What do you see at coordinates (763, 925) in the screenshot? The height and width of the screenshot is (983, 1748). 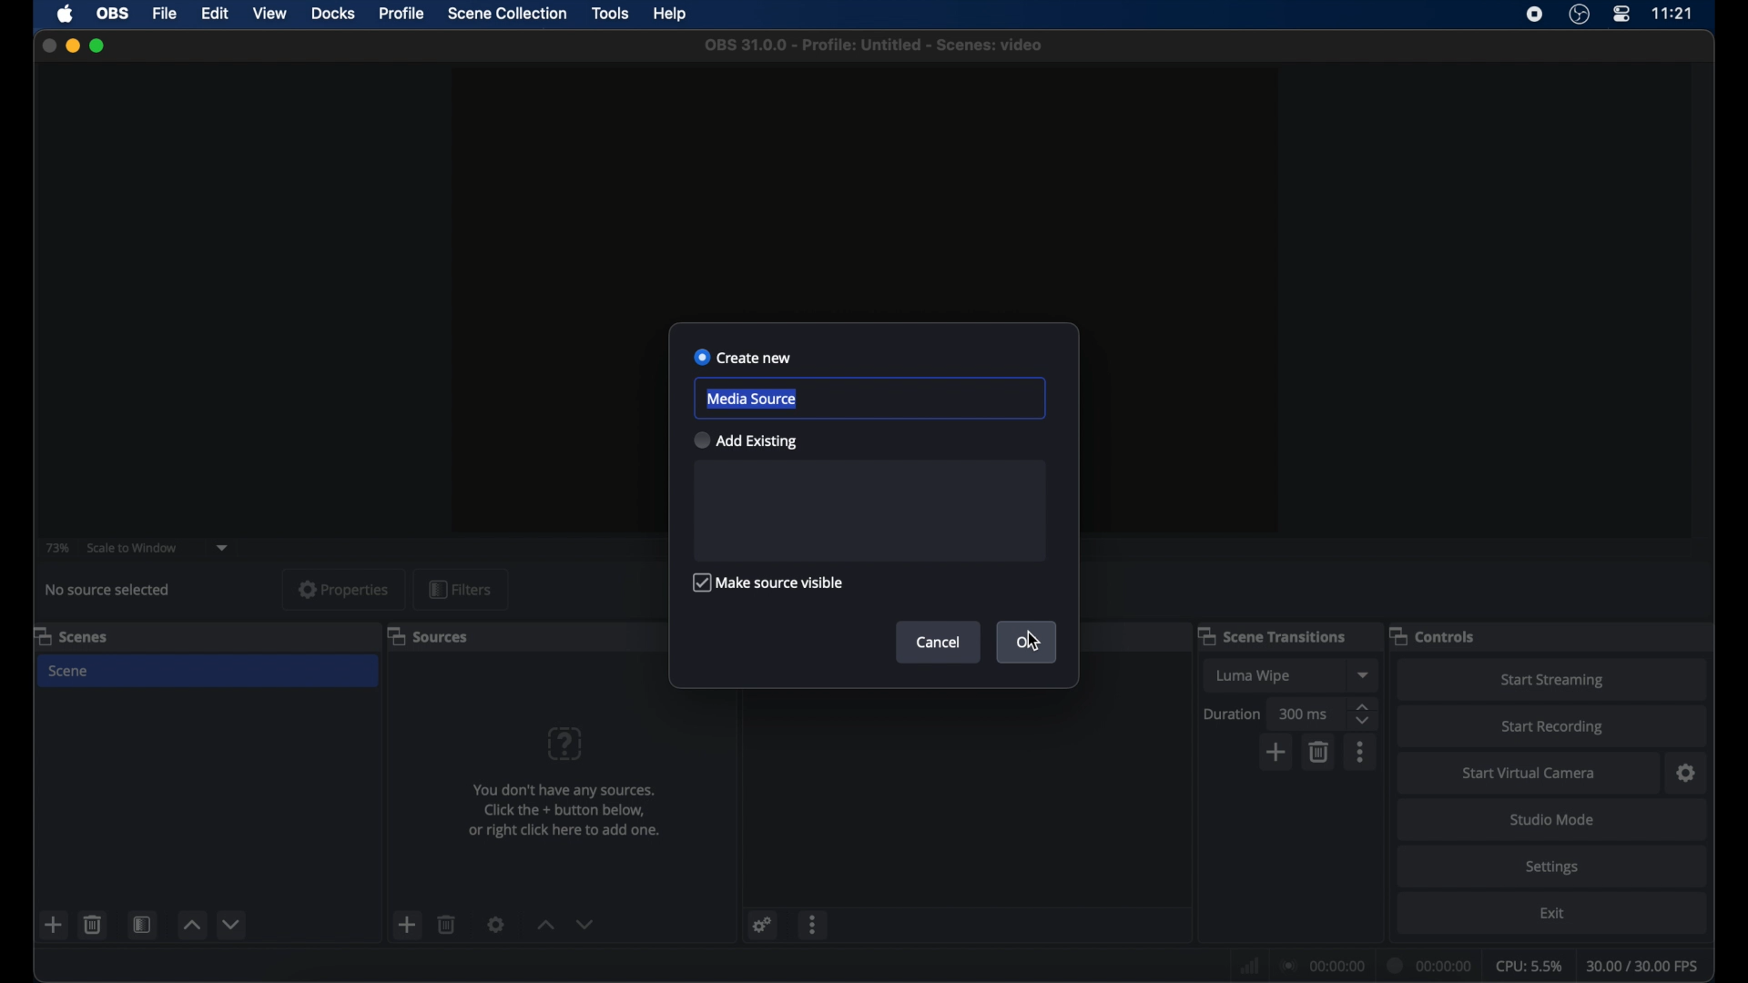 I see `settings` at bounding box center [763, 925].